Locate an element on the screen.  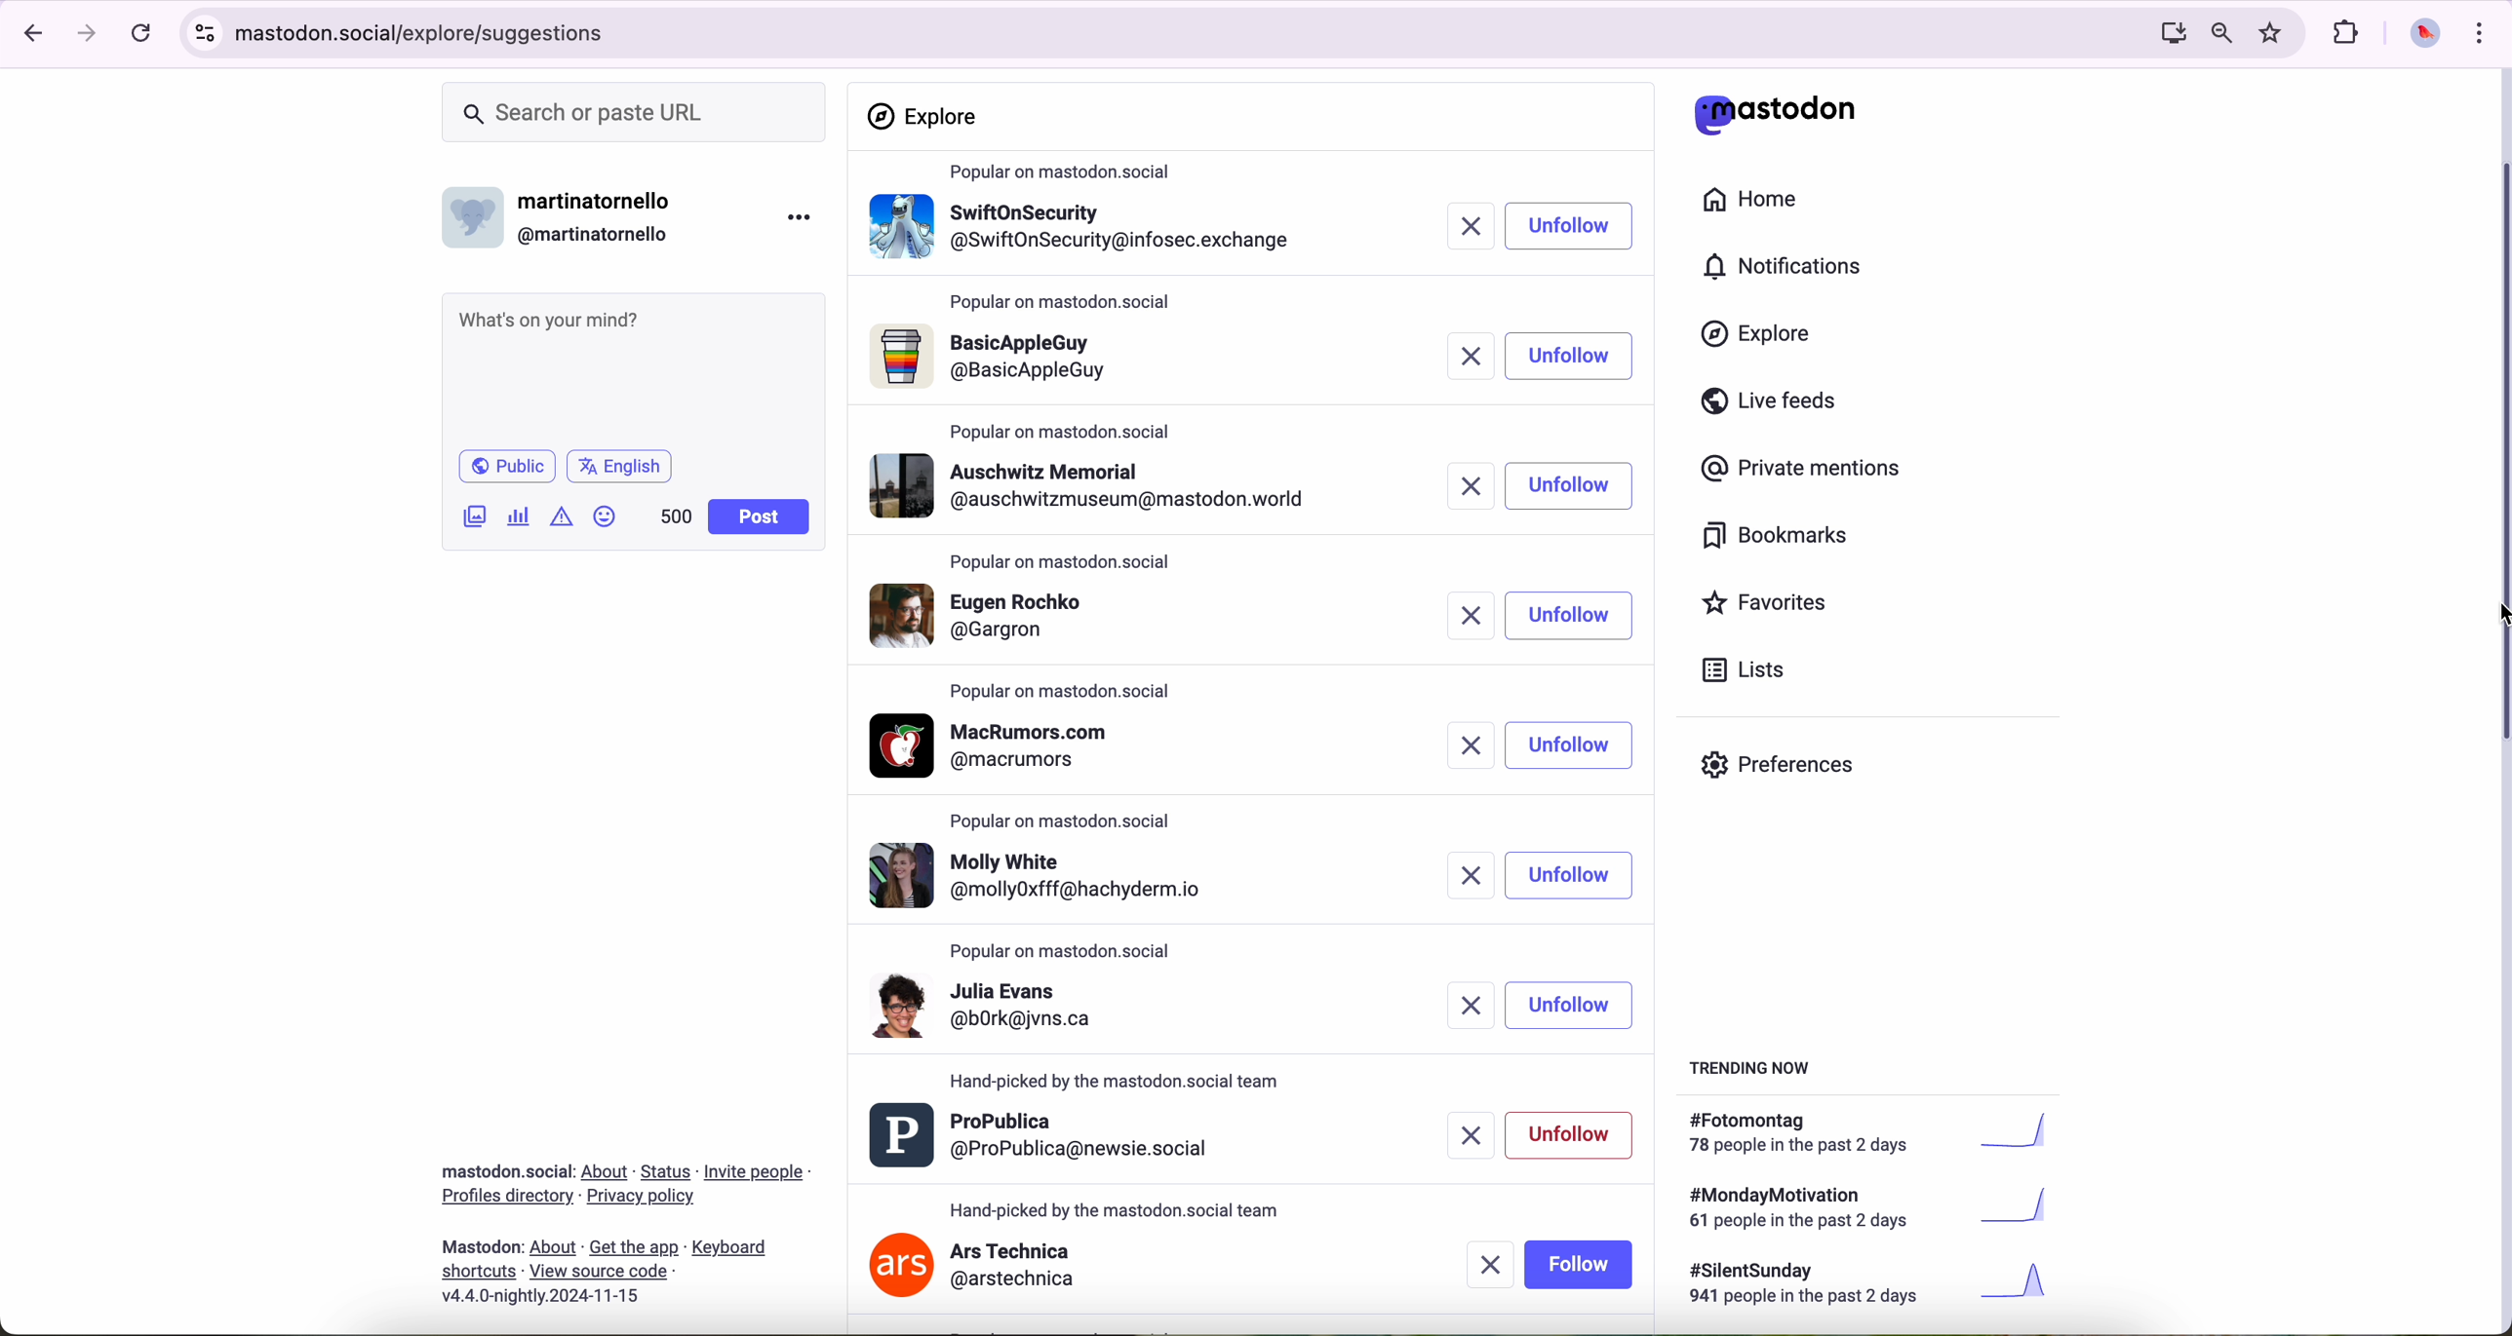
remove is located at coordinates (1462, 354).